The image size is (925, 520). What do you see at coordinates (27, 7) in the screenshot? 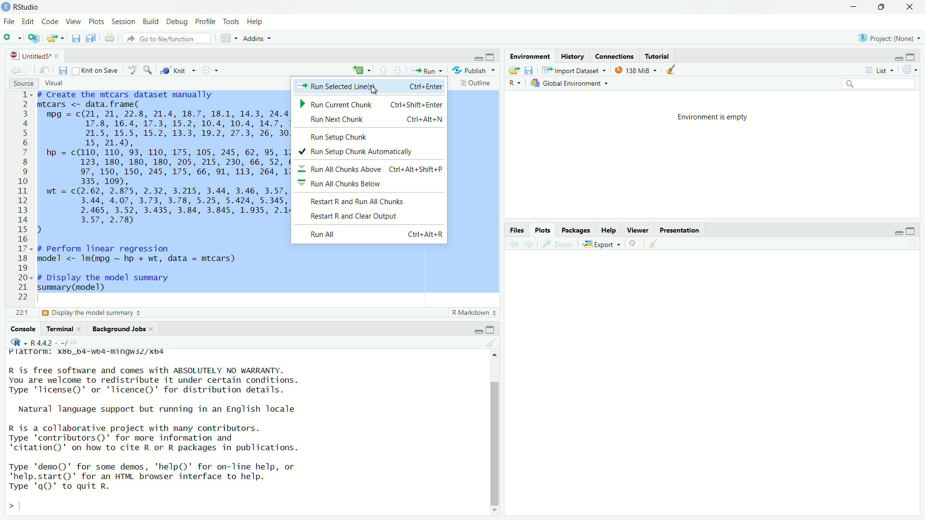
I see `RStudio` at bounding box center [27, 7].